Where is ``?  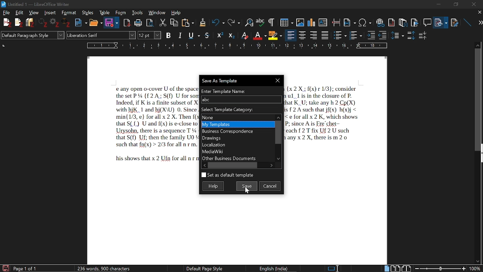
 is located at coordinates (398, 35).